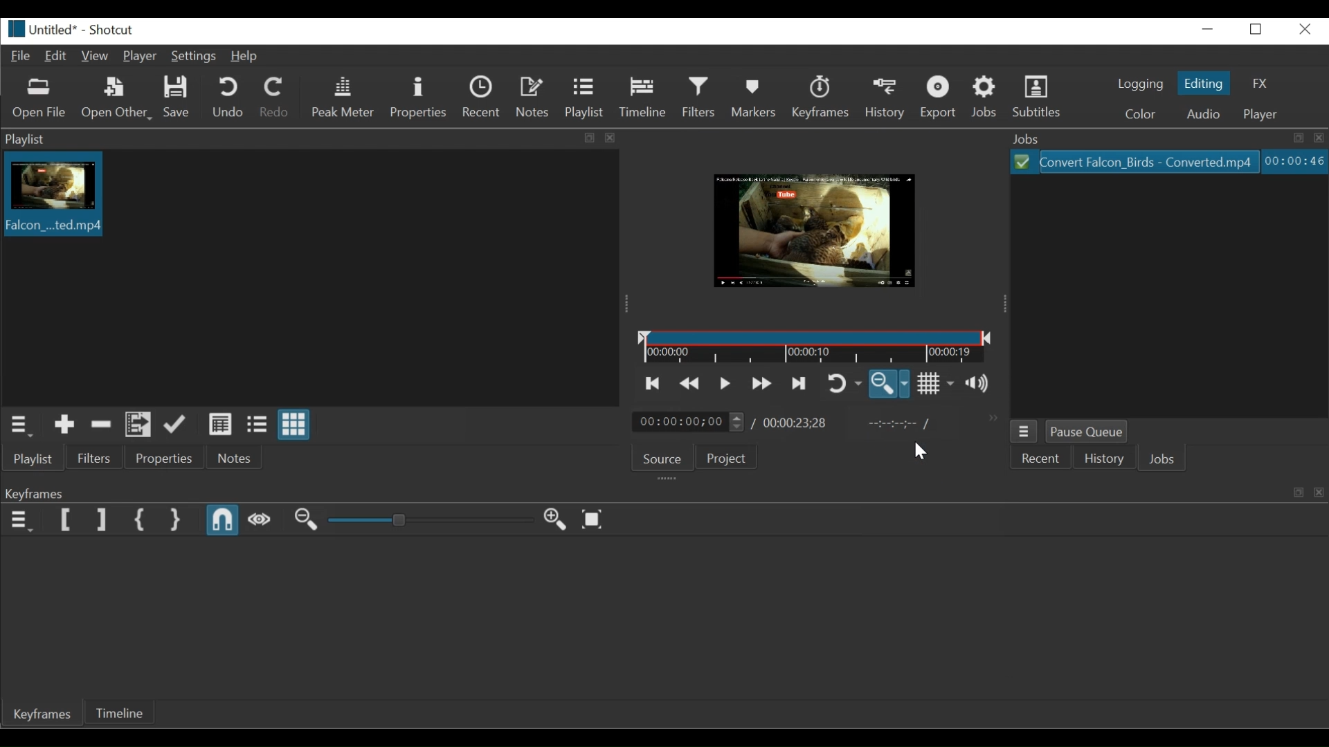 This screenshot has height=747, width=1329. I want to click on Skip to the previous point, so click(649, 383).